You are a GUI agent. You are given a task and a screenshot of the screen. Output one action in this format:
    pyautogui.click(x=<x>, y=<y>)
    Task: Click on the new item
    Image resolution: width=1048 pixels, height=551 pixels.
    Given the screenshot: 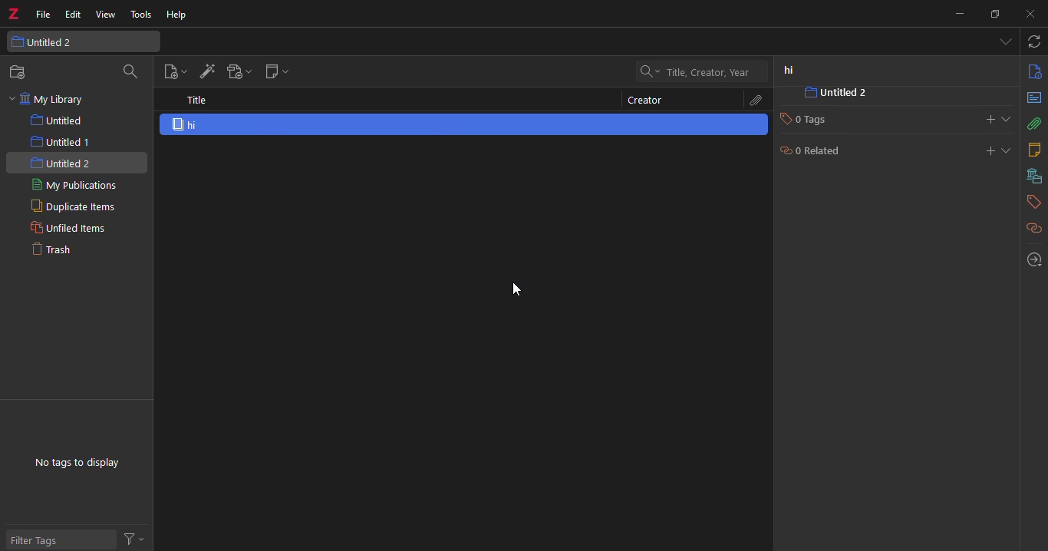 What is the action you would take?
    pyautogui.click(x=173, y=73)
    